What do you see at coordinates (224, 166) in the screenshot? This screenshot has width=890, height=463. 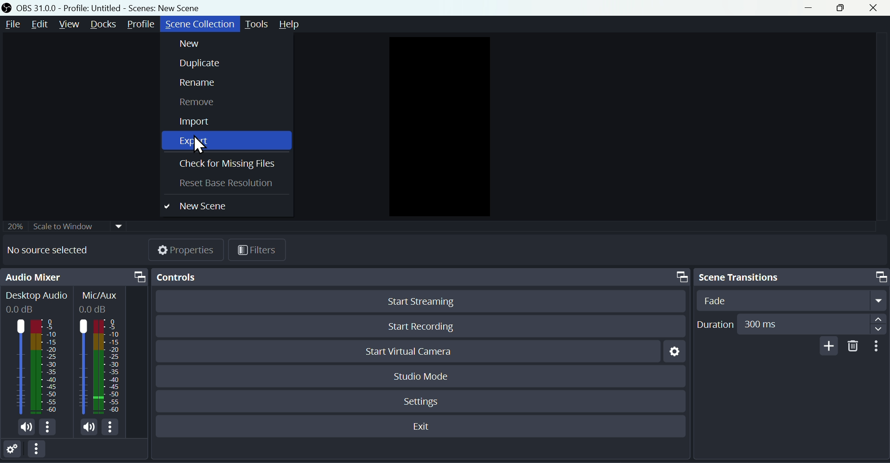 I see `check for missing file` at bounding box center [224, 166].